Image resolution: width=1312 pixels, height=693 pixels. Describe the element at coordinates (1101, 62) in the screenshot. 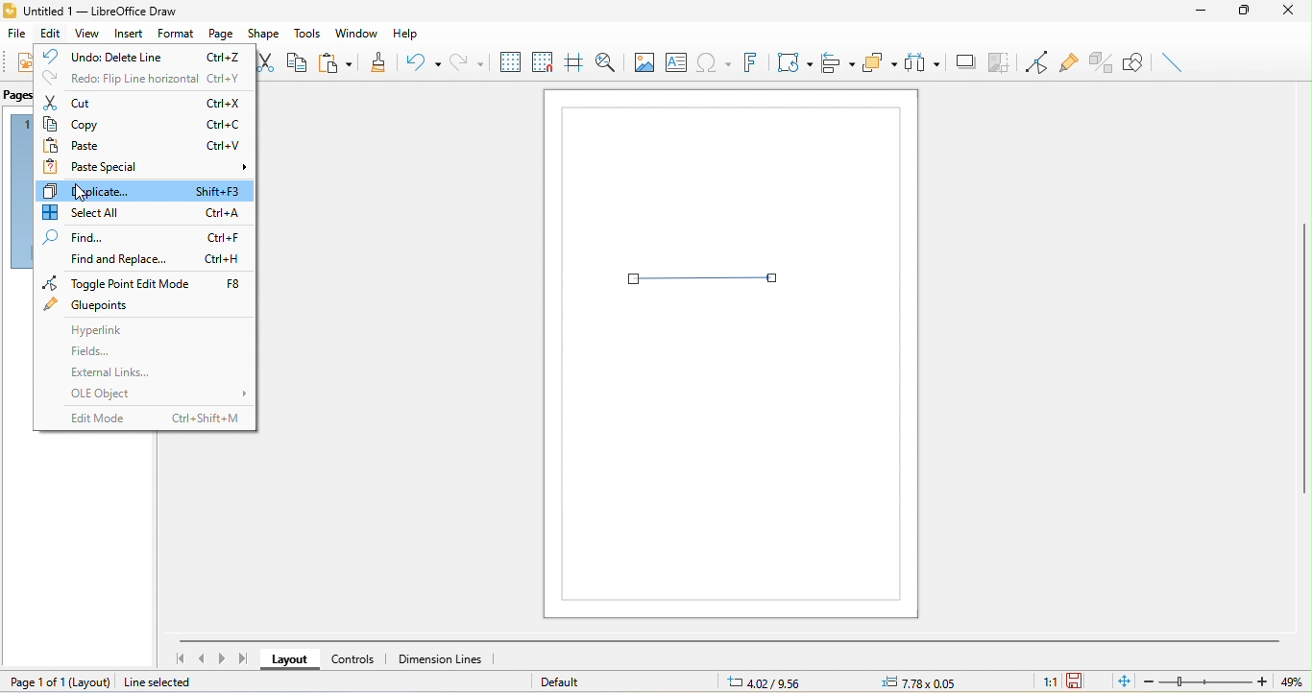

I see `toggle extrusion` at that location.